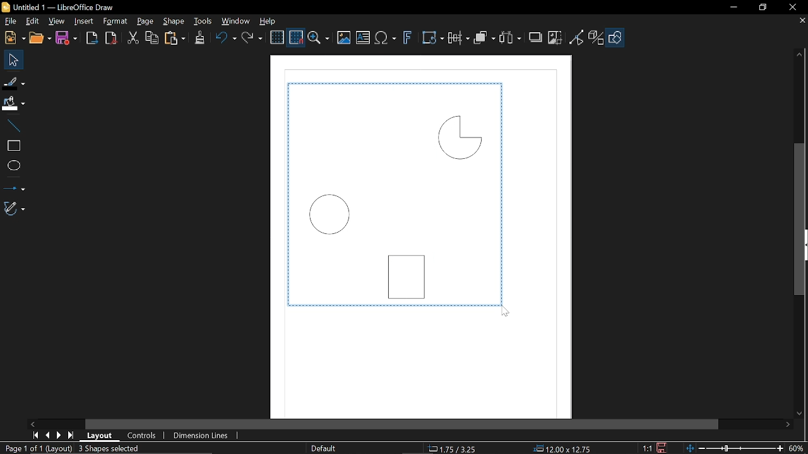 The image size is (808, 454). I want to click on Shapes, so click(617, 38).